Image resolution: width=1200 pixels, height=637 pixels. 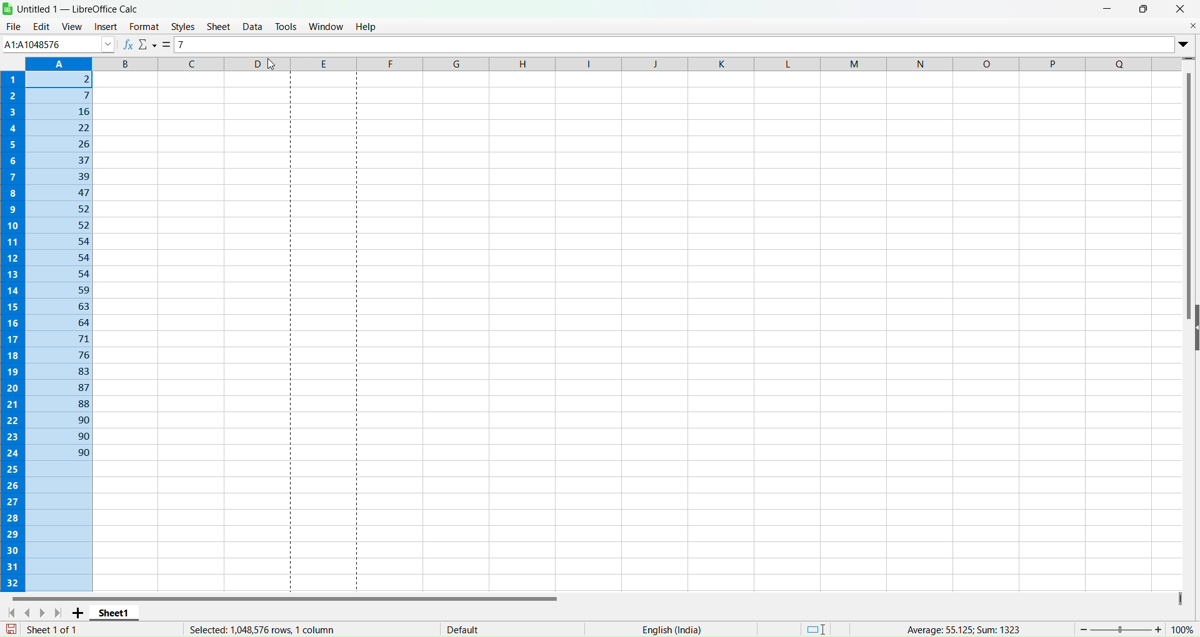 What do you see at coordinates (46, 613) in the screenshot?
I see `Next` at bounding box center [46, 613].